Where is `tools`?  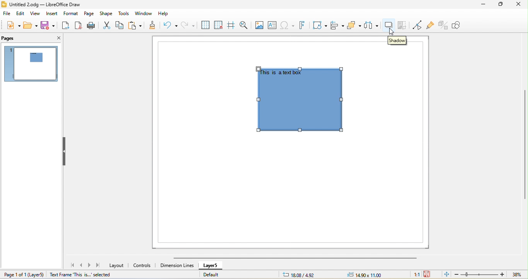
tools is located at coordinates (124, 14).